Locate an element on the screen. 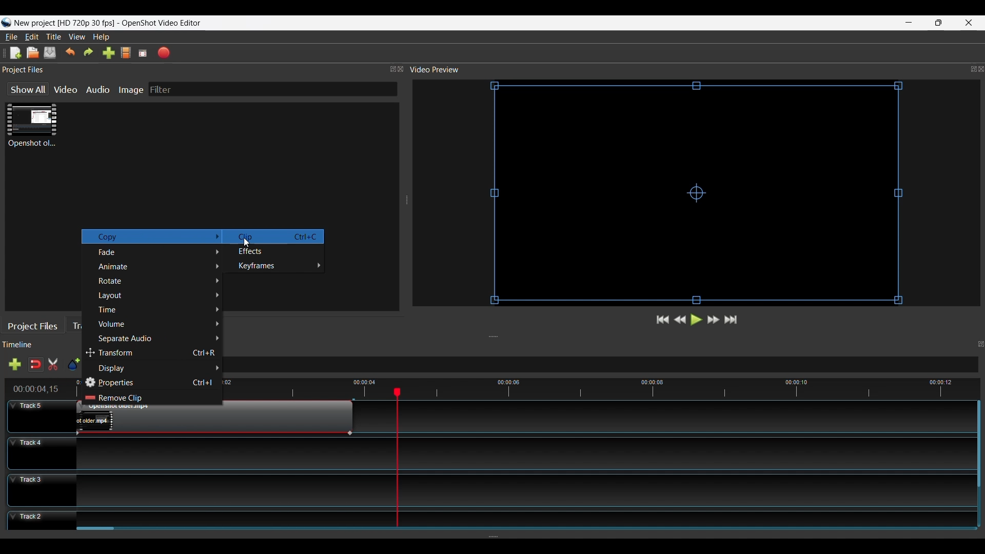 The image size is (985, 554). Project Files Panel is located at coordinates (203, 70).